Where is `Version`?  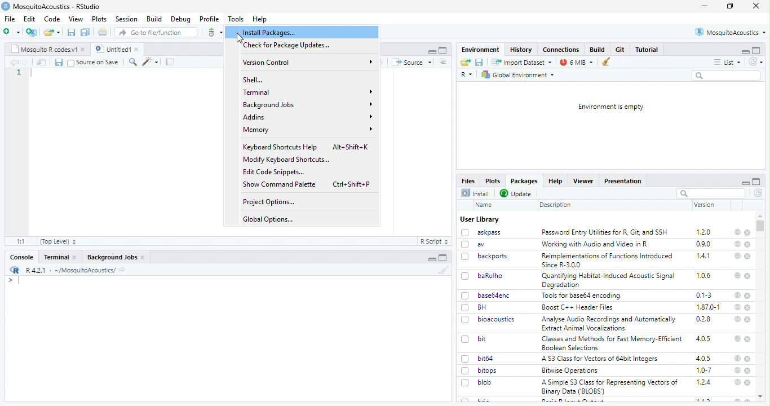 Version is located at coordinates (705, 205).